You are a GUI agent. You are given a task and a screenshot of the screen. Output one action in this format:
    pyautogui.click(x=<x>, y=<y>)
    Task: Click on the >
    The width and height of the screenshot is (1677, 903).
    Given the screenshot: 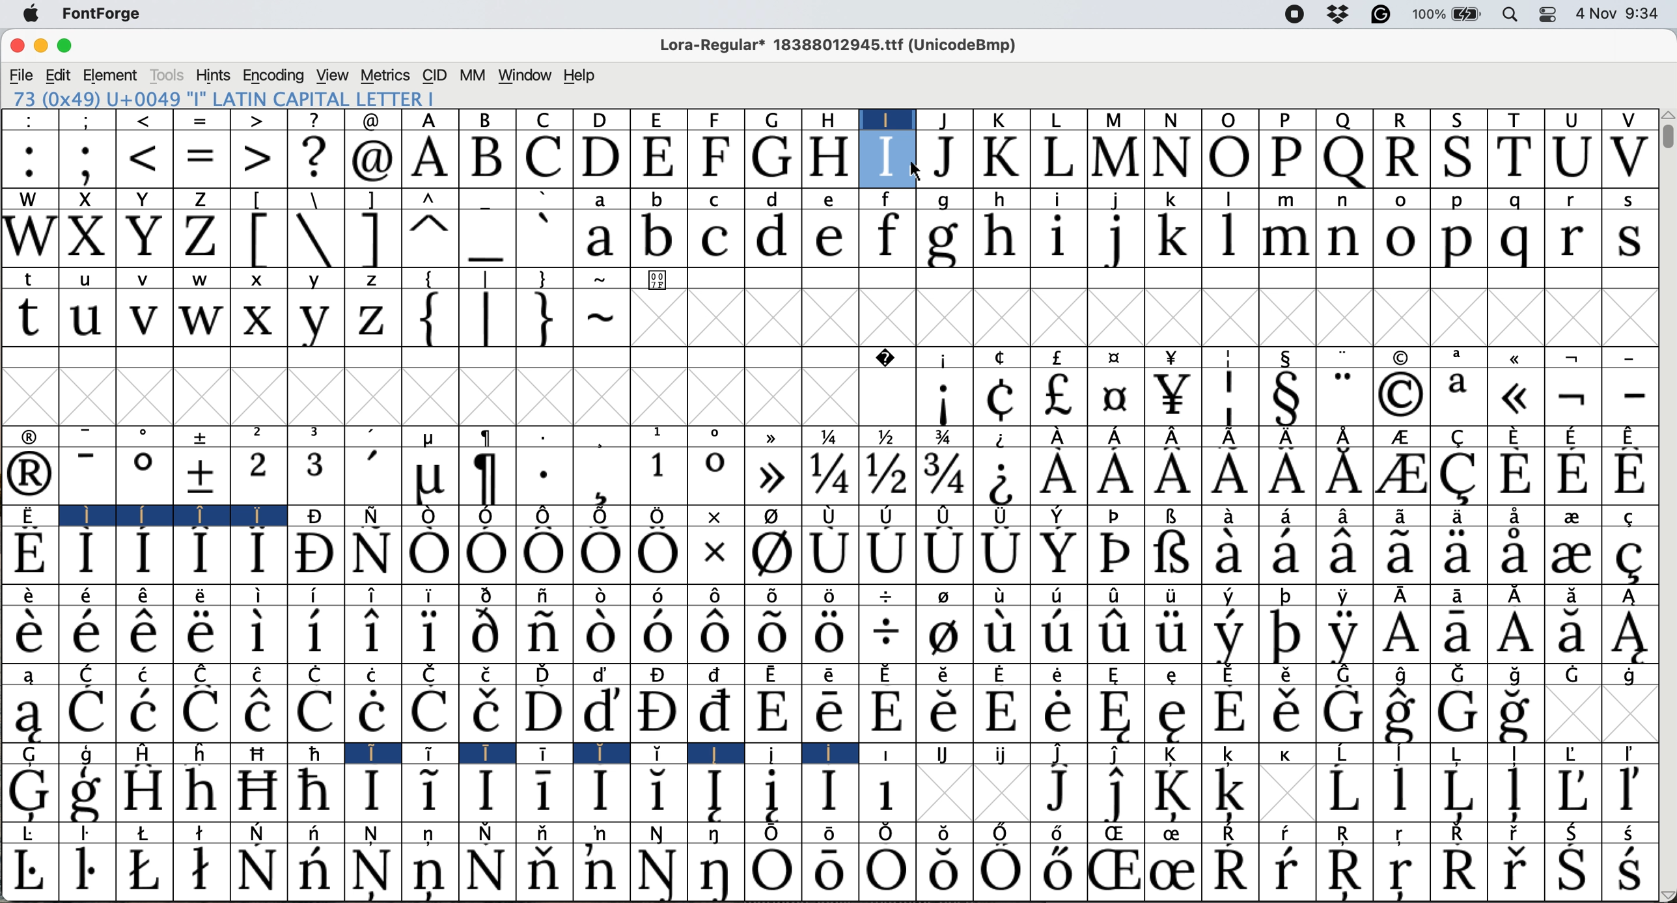 What is the action you would take?
    pyautogui.click(x=258, y=158)
    